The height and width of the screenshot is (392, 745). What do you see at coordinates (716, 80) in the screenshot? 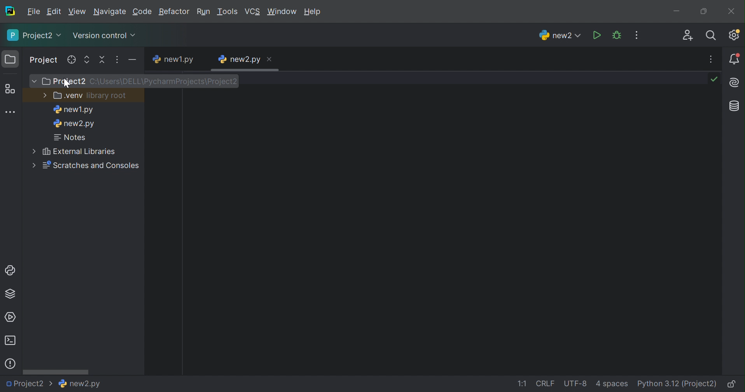
I see `No problems found` at bounding box center [716, 80].